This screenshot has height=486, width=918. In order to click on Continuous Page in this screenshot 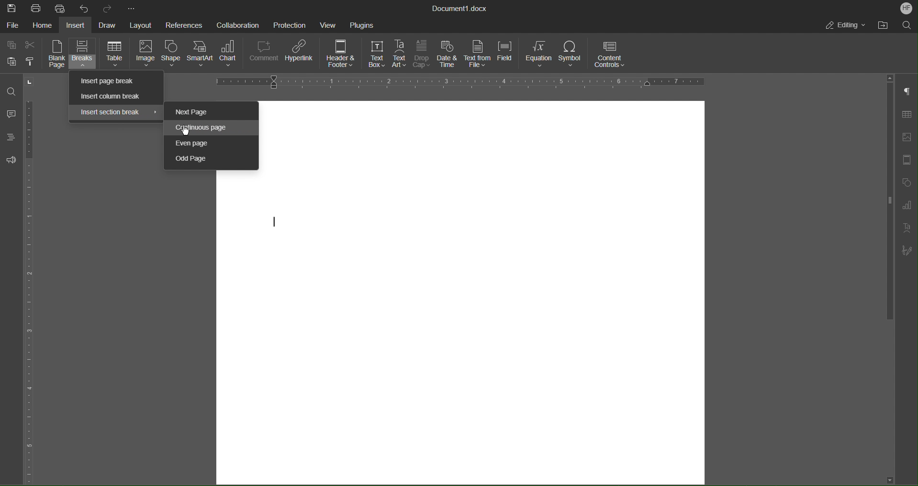, I will do `click(202, 127)`.